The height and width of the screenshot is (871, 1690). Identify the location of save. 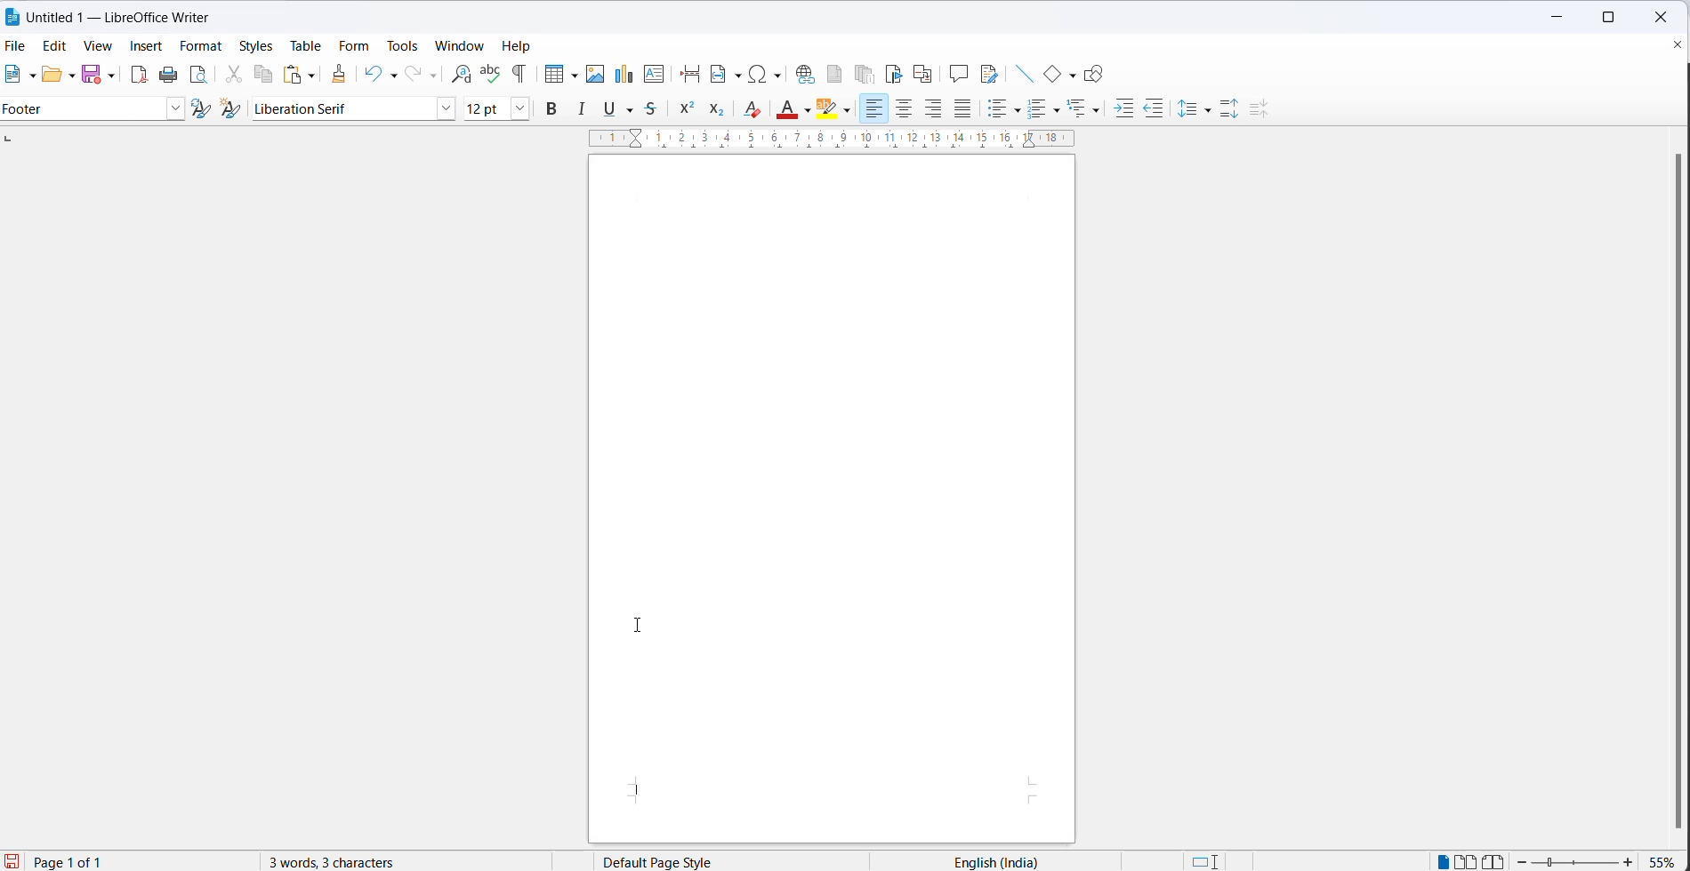
(11, 862).